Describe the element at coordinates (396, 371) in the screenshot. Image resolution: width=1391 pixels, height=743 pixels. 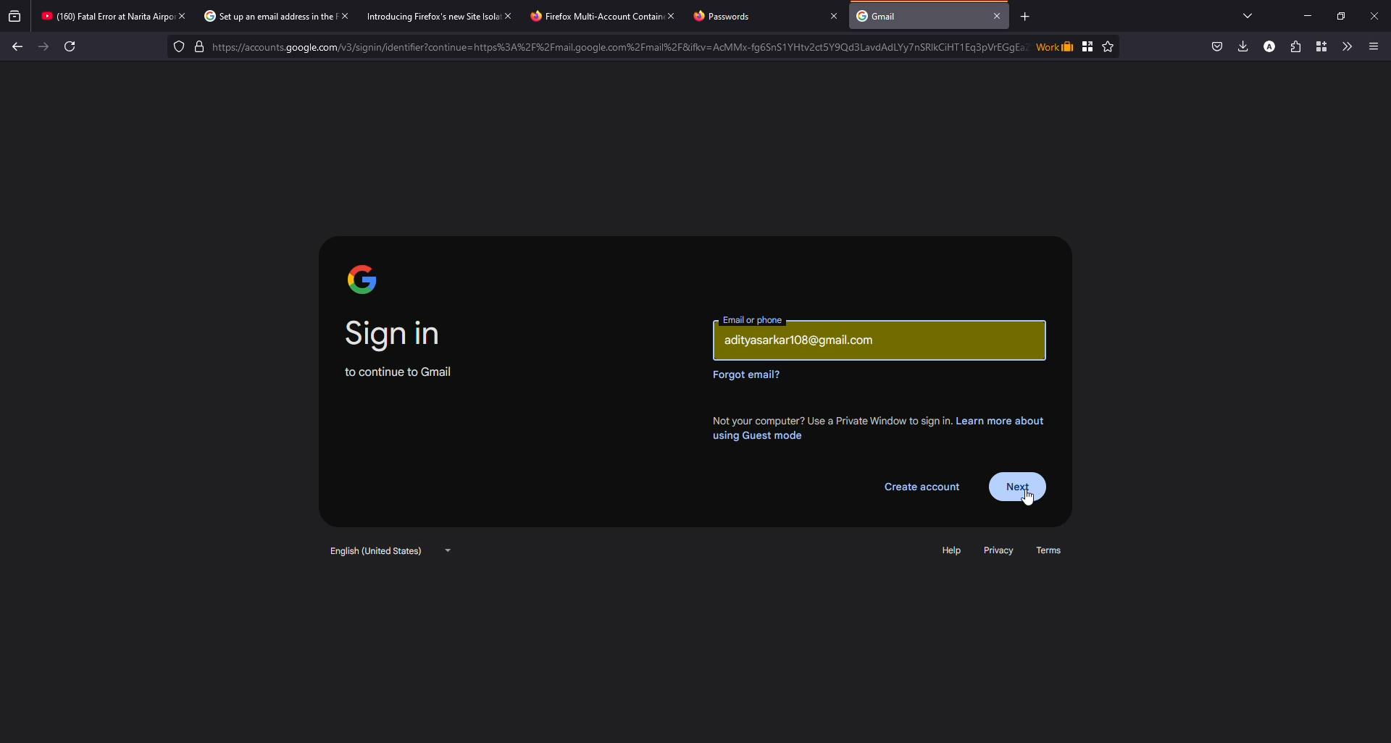
I see `to continue to Gmail` at that location.